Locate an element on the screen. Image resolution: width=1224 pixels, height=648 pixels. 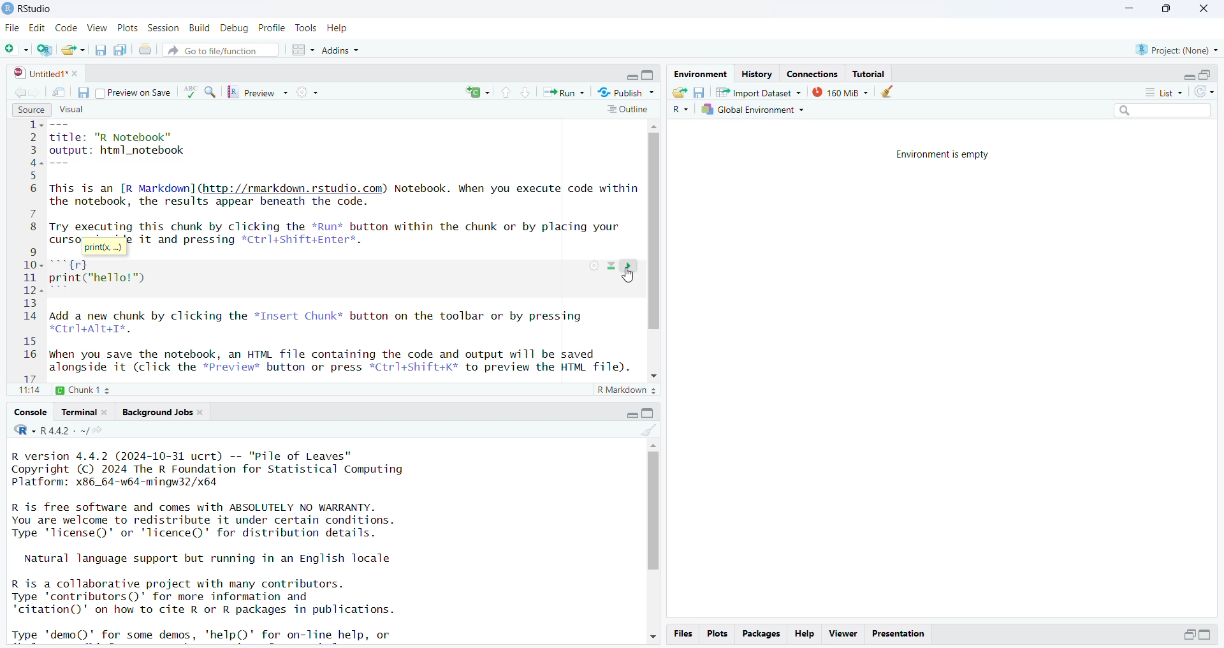
clear console is located at coordinates (649, 429).